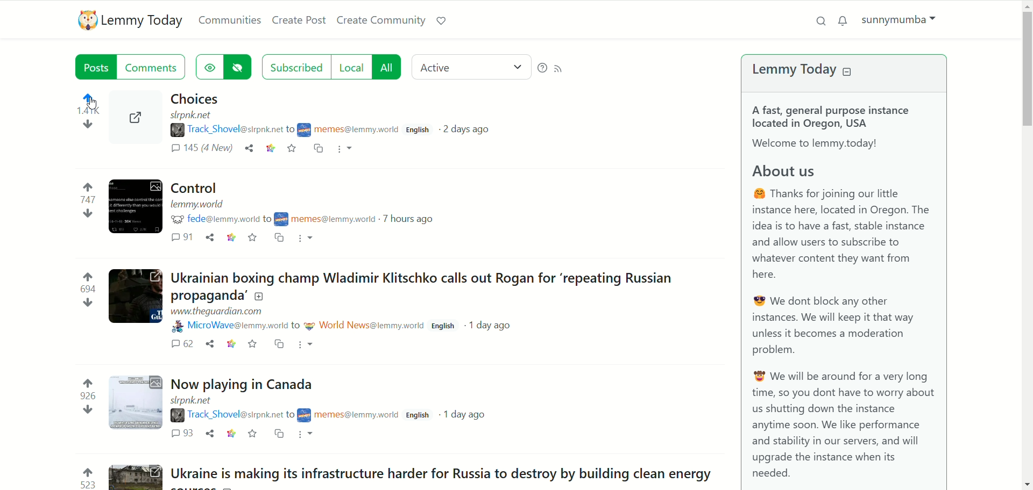 The image size is (1033, 490). I want to click on copy, so click(277, 237).